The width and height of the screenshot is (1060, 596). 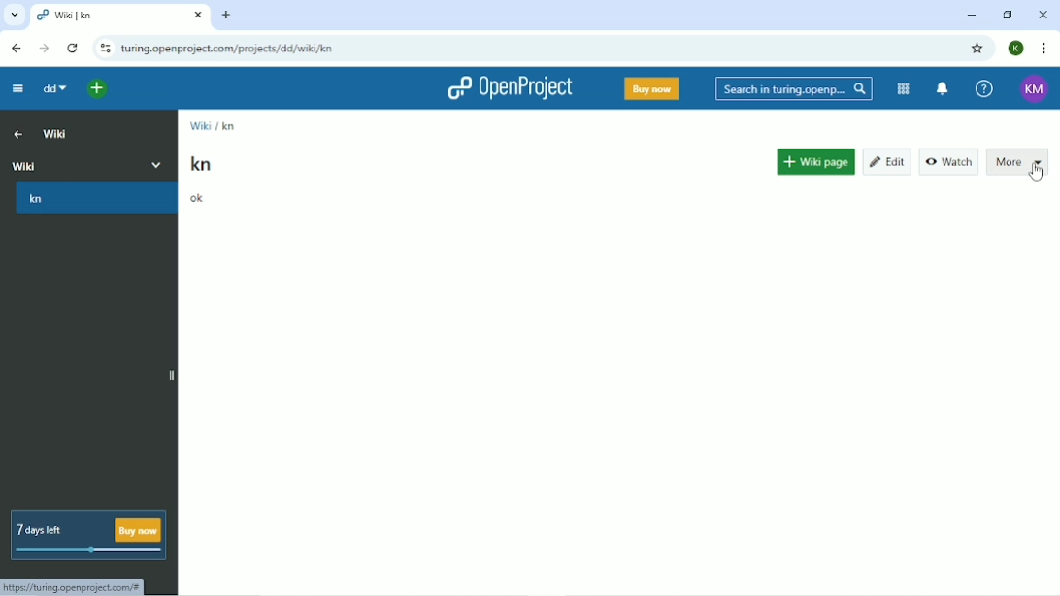 What do you see at coordinates (16, 49) in the screenshot?
I see `Back` at bounding box center [16, 49].